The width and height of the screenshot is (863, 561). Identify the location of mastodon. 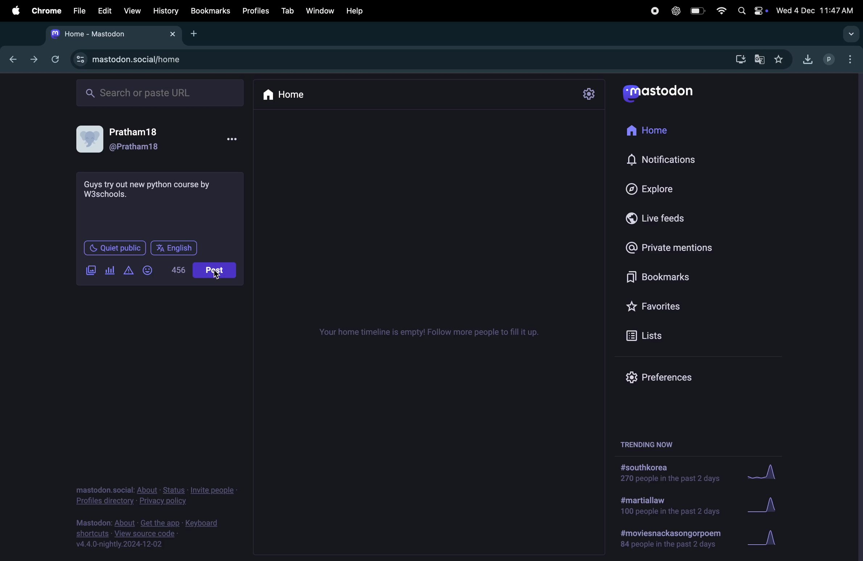
(111, 34).